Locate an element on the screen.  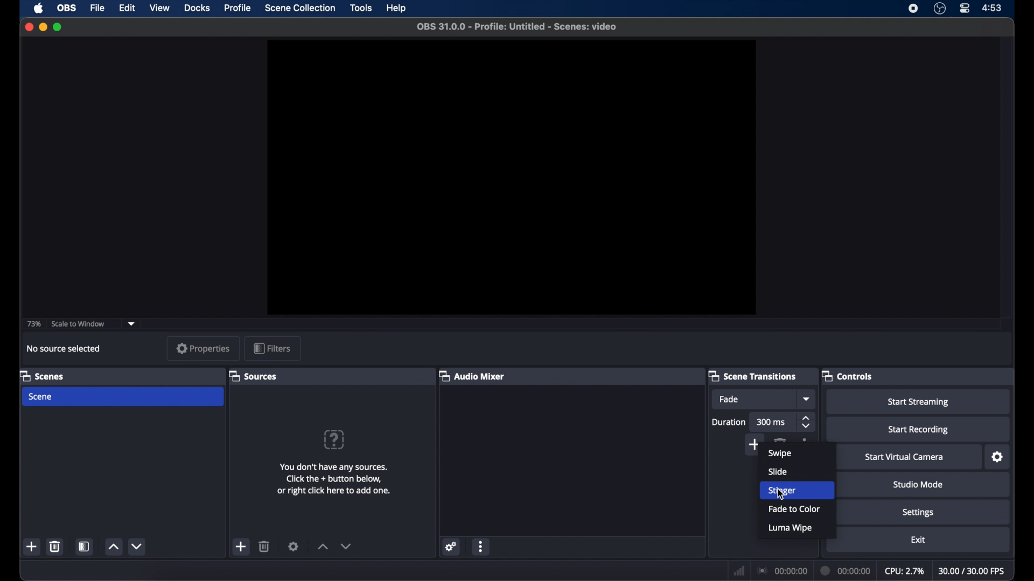
apple icon is located at coordinates (39, 9).